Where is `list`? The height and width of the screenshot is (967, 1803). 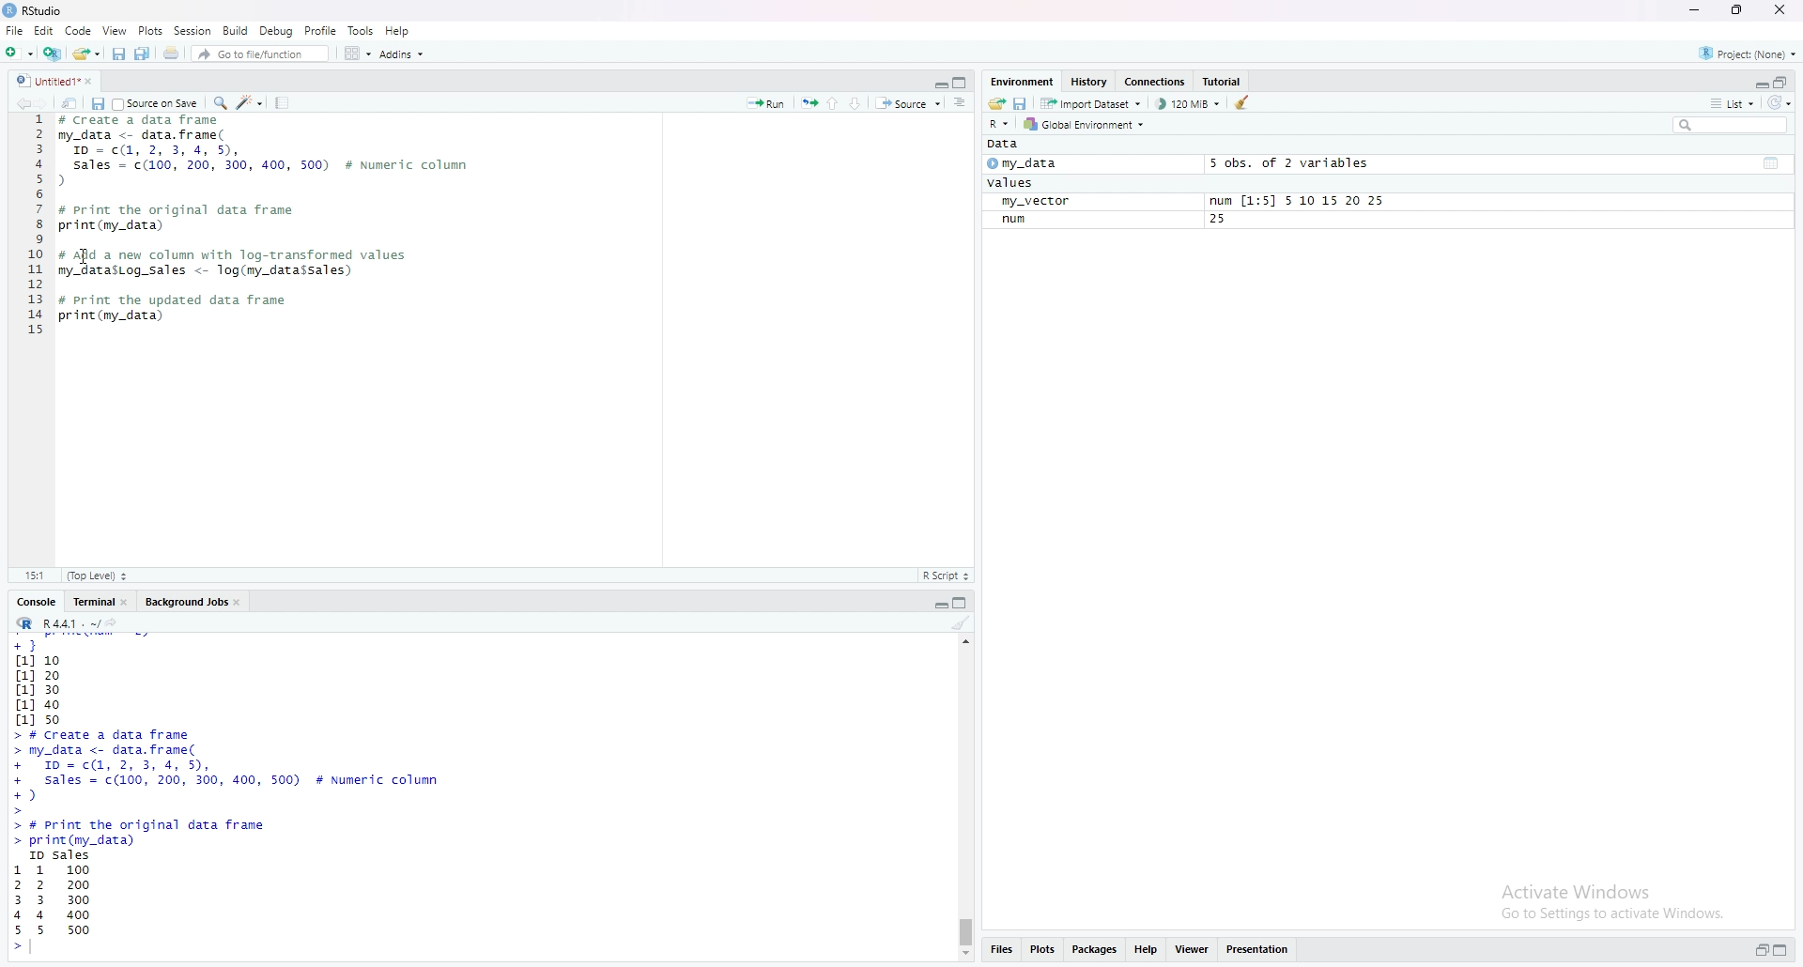
list is located at coordinates (1728, 106).